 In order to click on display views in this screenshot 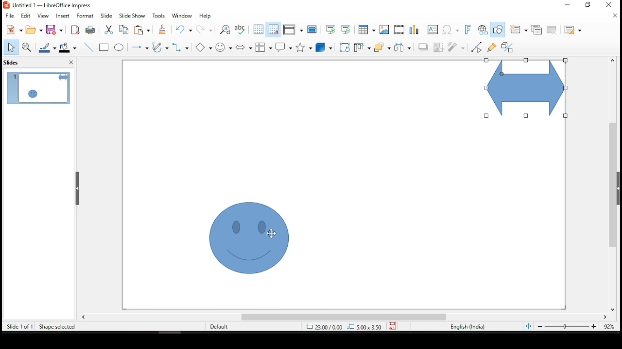, I will do `click(293, 30)`.